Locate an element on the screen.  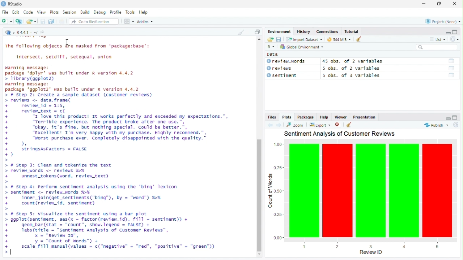
Scroll is located at coordinates (259, 148).